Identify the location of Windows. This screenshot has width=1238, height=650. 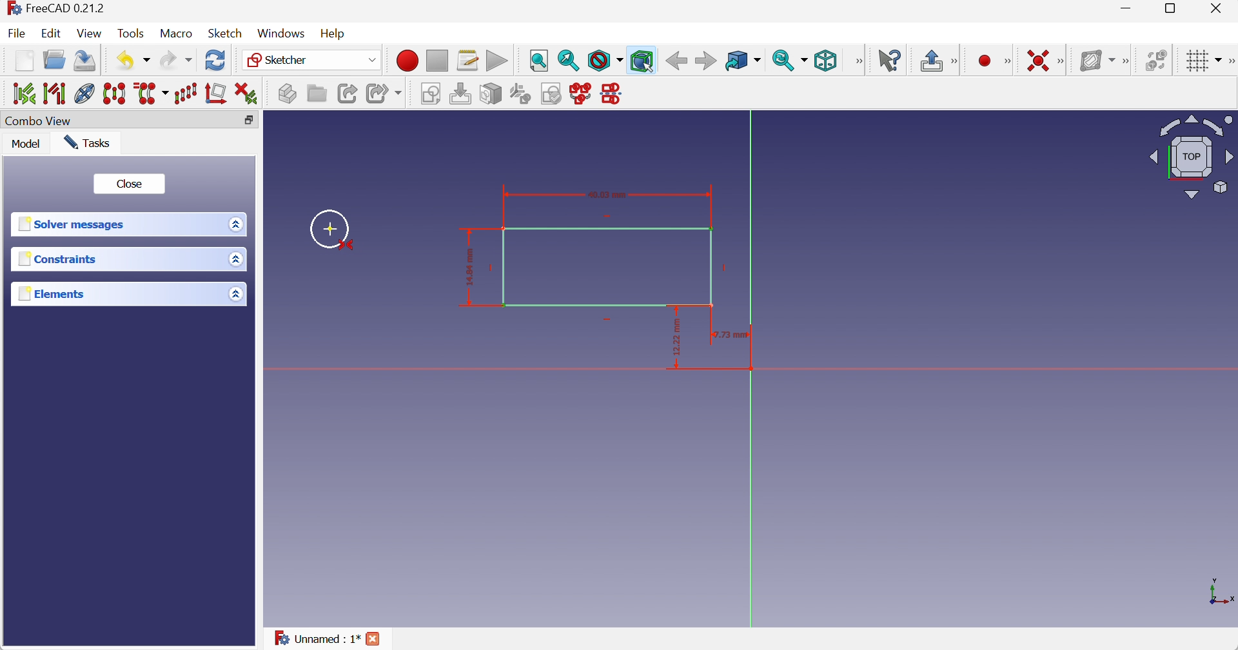
(282, 34).